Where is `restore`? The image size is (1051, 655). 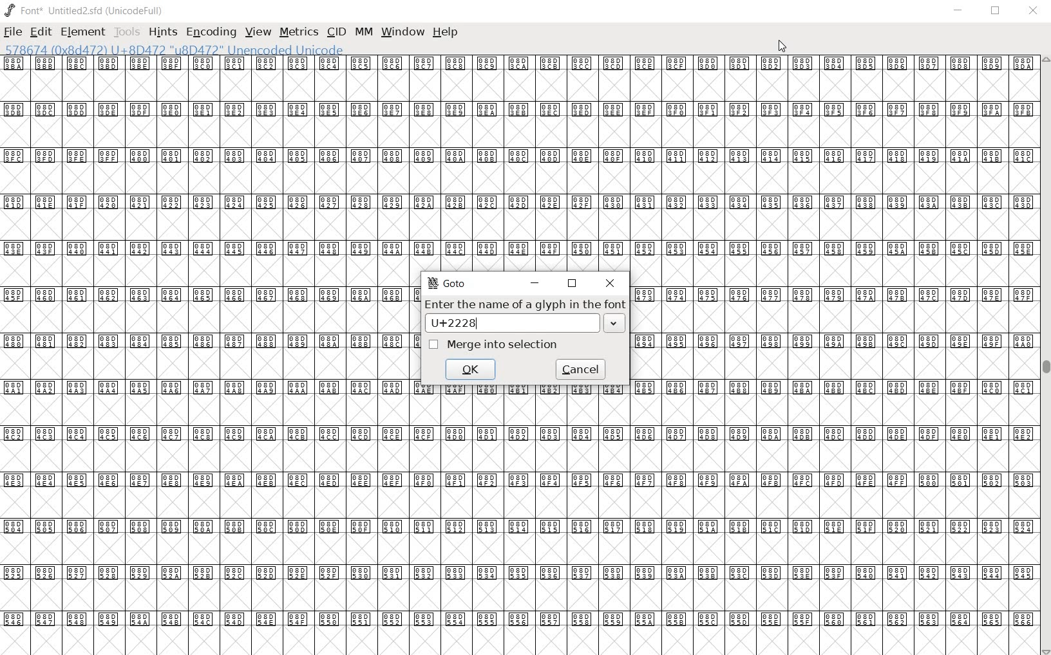 restore is located at coordinates (571, 284).